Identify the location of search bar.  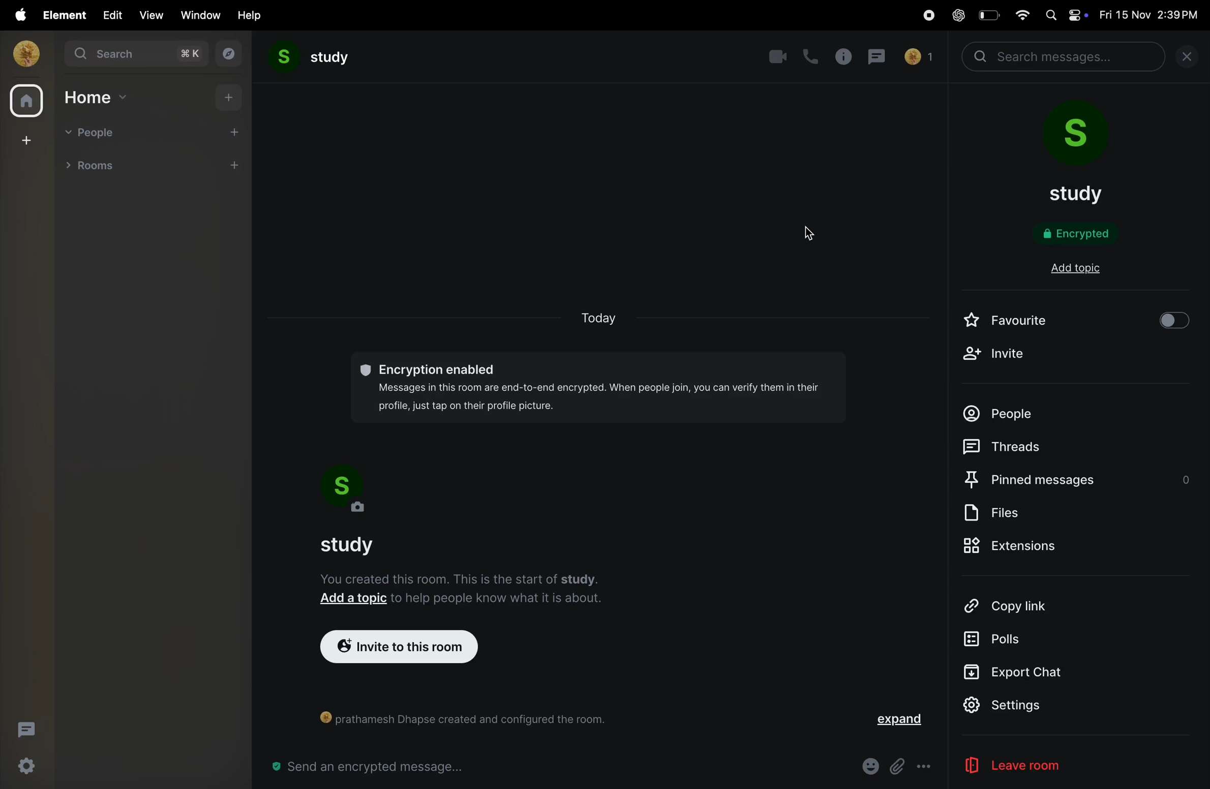
(1066, 57).